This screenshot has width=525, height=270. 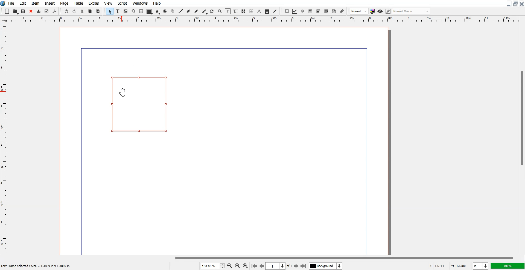 I want to click on Eye dropper, so click(x=275, y=11).